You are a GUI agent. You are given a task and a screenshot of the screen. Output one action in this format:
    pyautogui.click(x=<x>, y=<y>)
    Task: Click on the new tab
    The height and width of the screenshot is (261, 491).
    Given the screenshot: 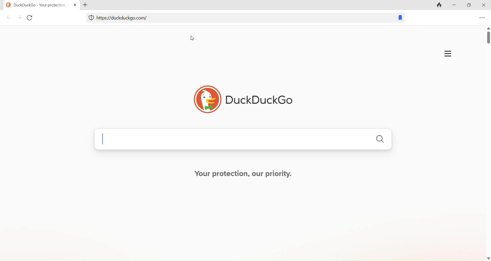 What is the action you would take?
    pyautogui.click(x=88, y=5)
    